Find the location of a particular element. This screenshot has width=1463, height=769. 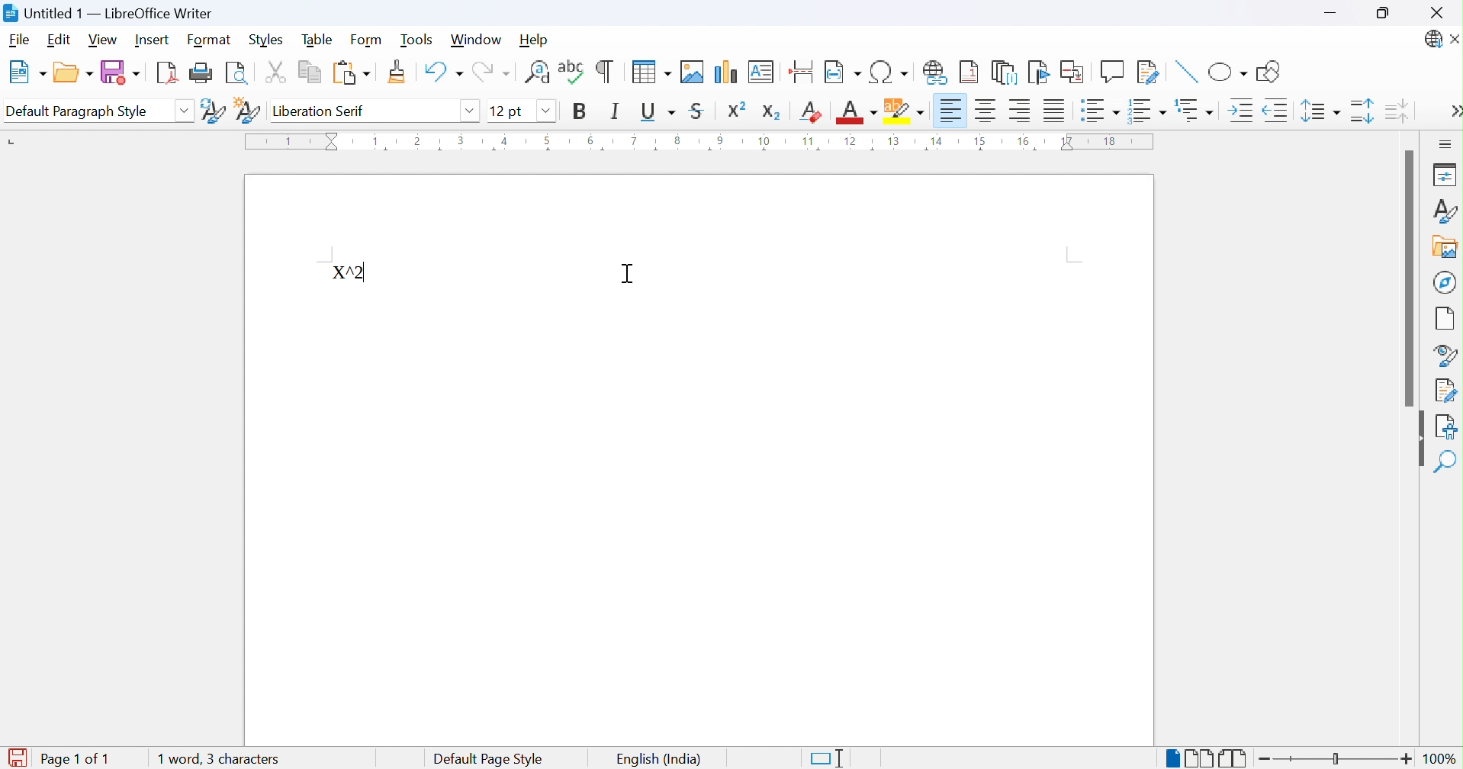

Untitled 1 - LibreOffice Writer is located at coordinates (110, 12).